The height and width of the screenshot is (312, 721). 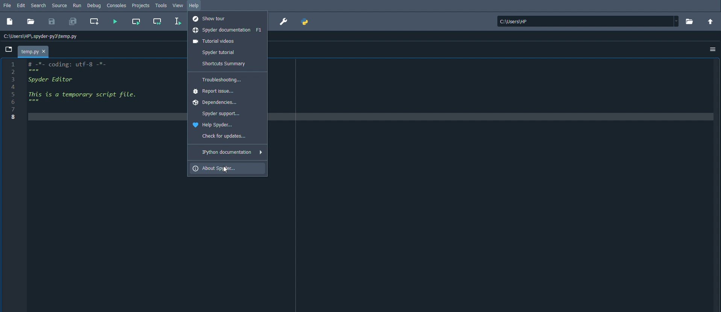 I want to click on Spyder support, so click(x=220, y=113).